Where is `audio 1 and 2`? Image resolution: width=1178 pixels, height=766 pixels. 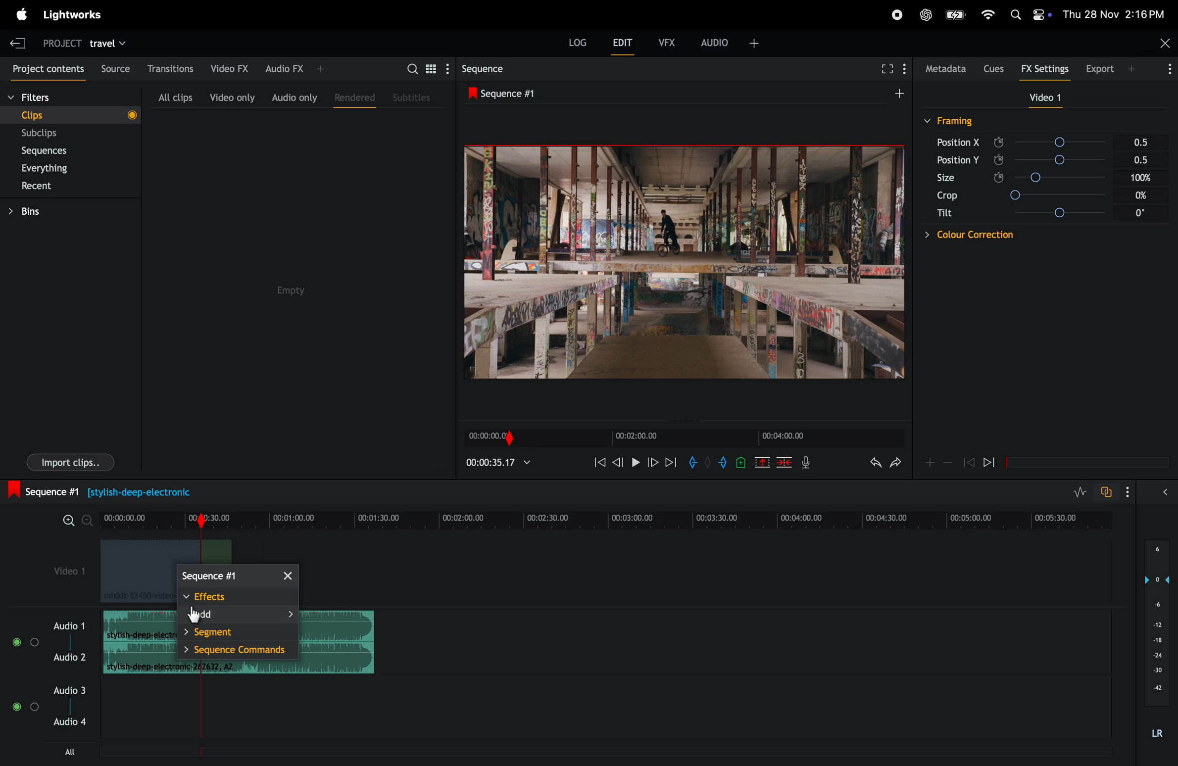 audio 1 and 2 is located at coordinates (49, 646).